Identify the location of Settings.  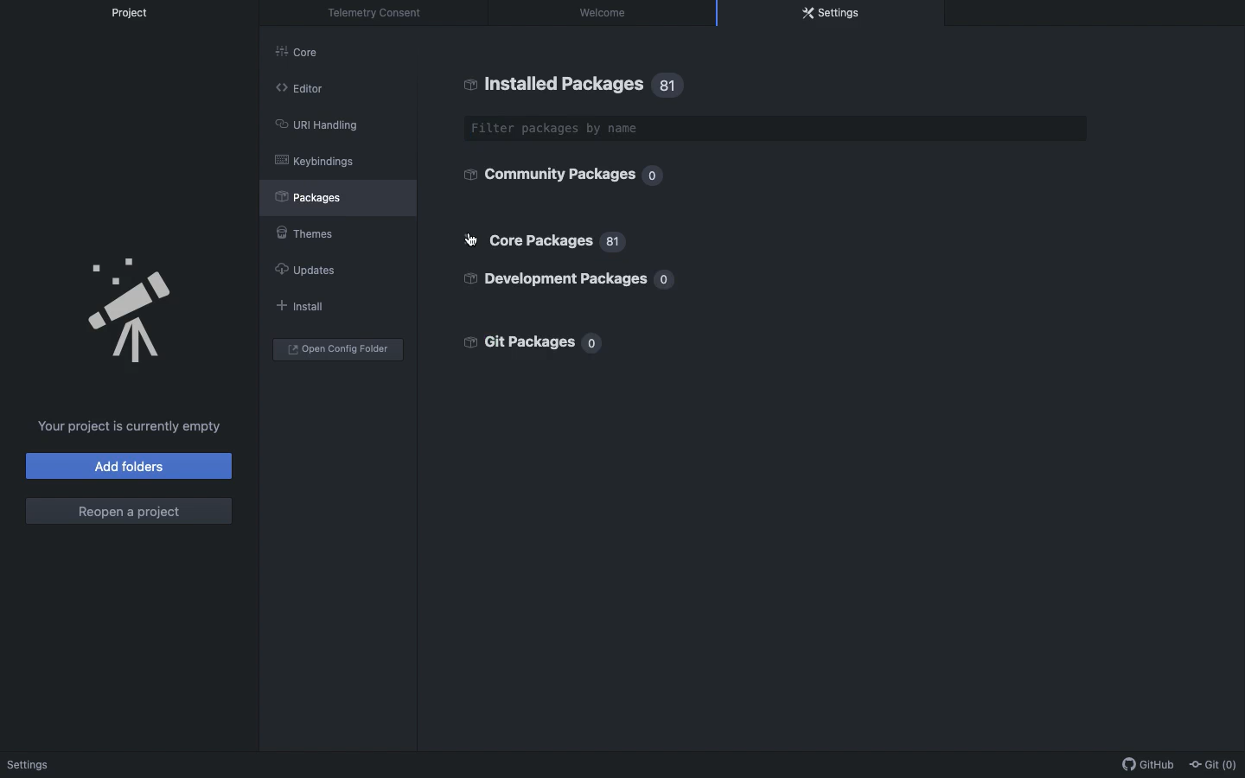
(832, 13).